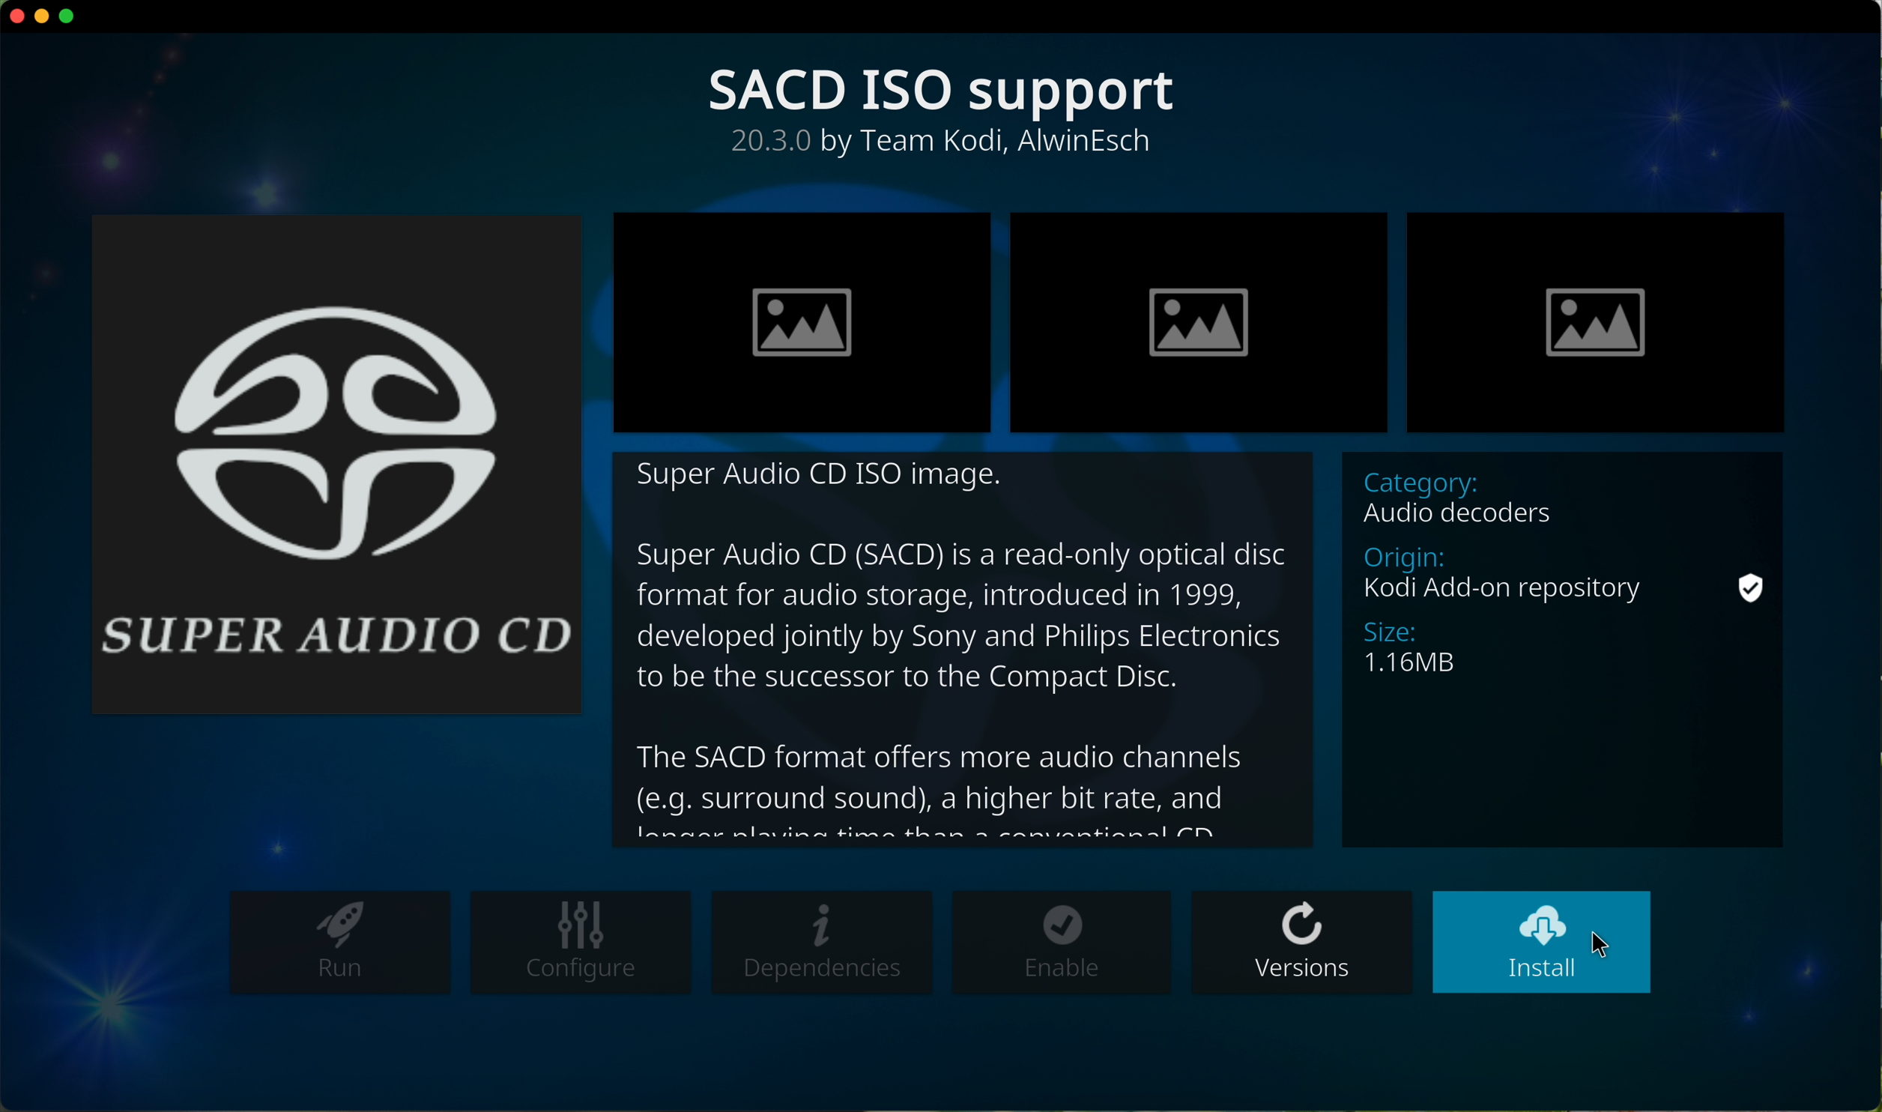 This screenshot has height=1112, width=1882. I want to click on sacd iso support, so click(945, 90).